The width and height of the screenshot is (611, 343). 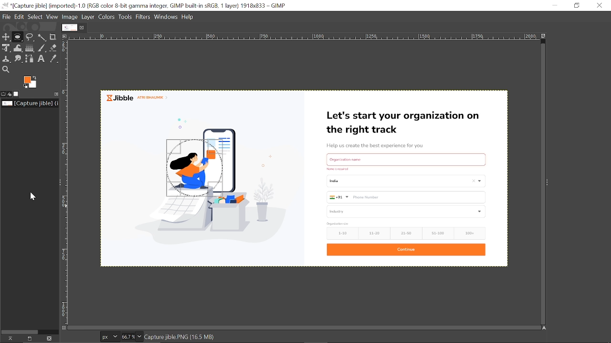 I want to click on Rdownestore , so click(x=578, y=5).